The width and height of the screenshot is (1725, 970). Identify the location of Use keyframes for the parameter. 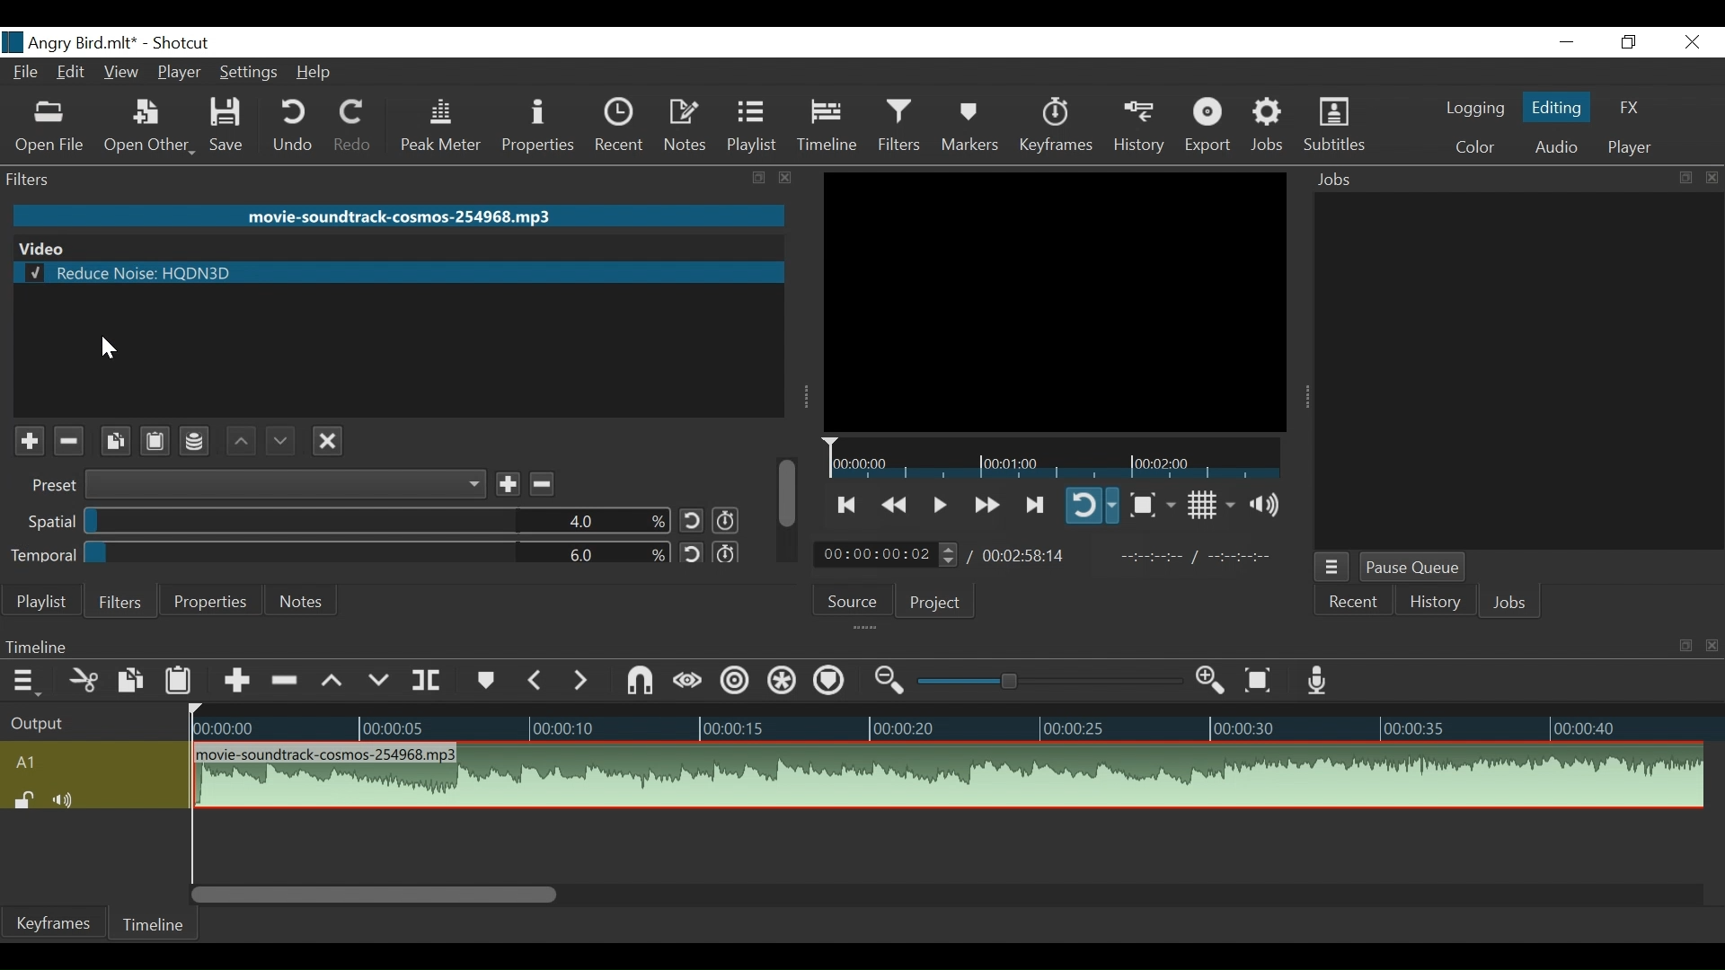
(726, 521).